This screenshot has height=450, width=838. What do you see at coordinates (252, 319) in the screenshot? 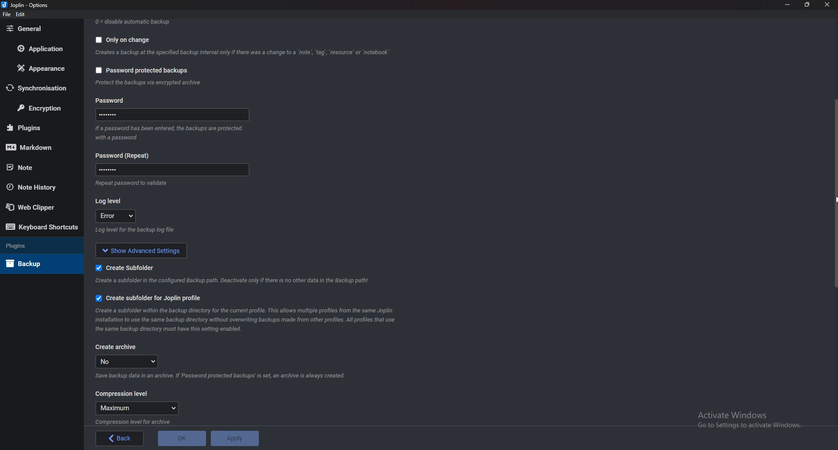
I see `info on subfolder for joplin profile` at bounding box center [252, 319].